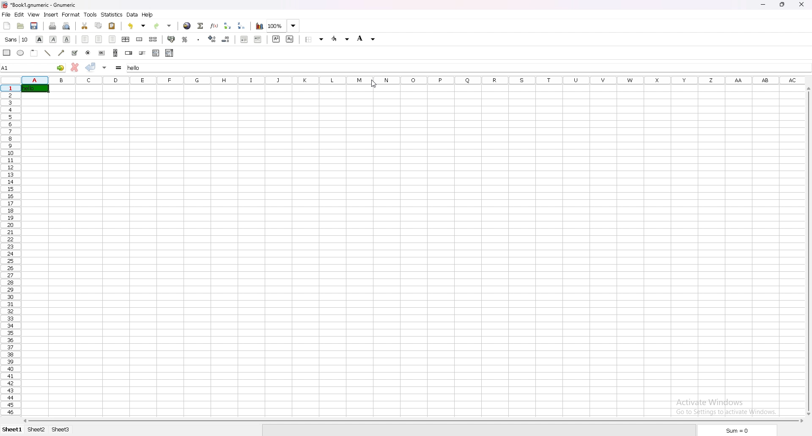 The height and width of the screenshot is (436, 812). Describe the element at coordinates (133, 14) in the screenshot. I see `data` at that location.